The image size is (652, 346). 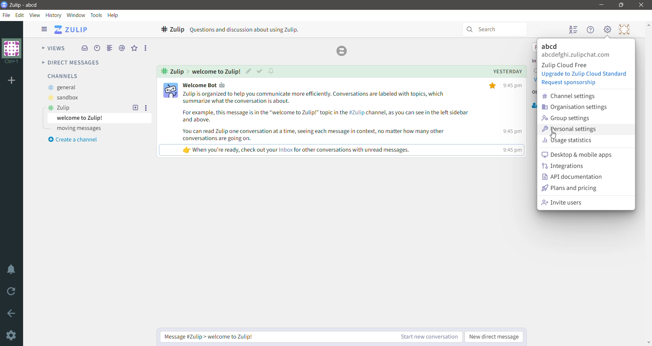 I want to click on New direct message, so click(x=494, y=337).